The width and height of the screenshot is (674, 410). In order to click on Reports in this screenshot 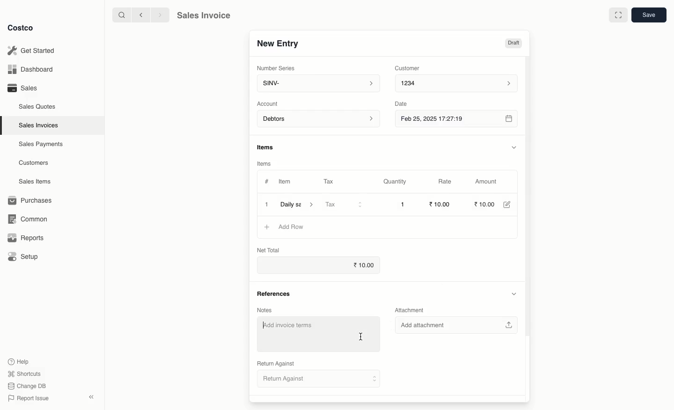, I will do `click(26, 239)`.